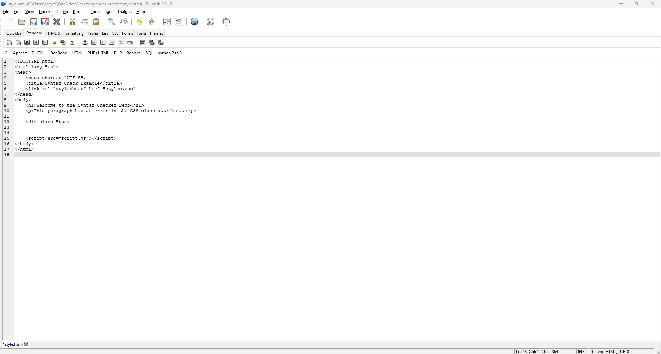  I want to click on center, so click(103, 42).